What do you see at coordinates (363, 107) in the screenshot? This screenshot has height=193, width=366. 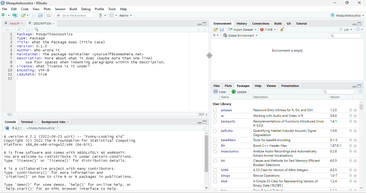 I see `scroll bar` at bounding box center [363, 107].